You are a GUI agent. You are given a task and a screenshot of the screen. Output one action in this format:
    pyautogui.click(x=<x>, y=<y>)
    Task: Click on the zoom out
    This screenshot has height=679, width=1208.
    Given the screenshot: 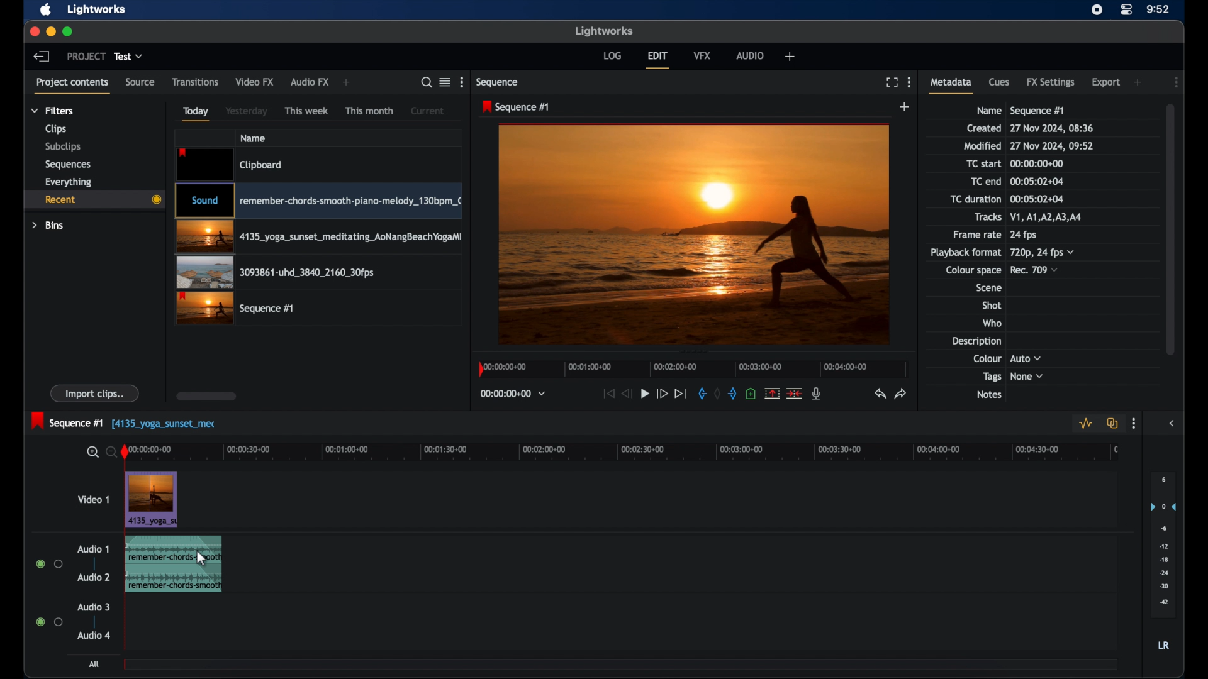 What is the action you would take?
    pyautogui.click(x=108, y=451)
    